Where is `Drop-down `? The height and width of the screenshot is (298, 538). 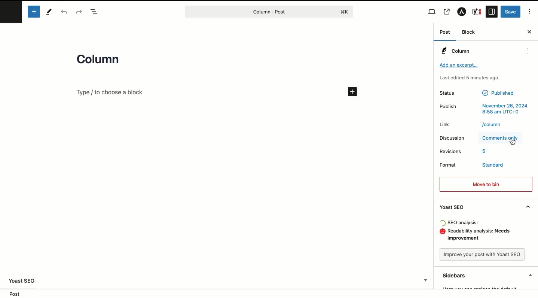
Drop-down  is located at coordinates (427, 280).